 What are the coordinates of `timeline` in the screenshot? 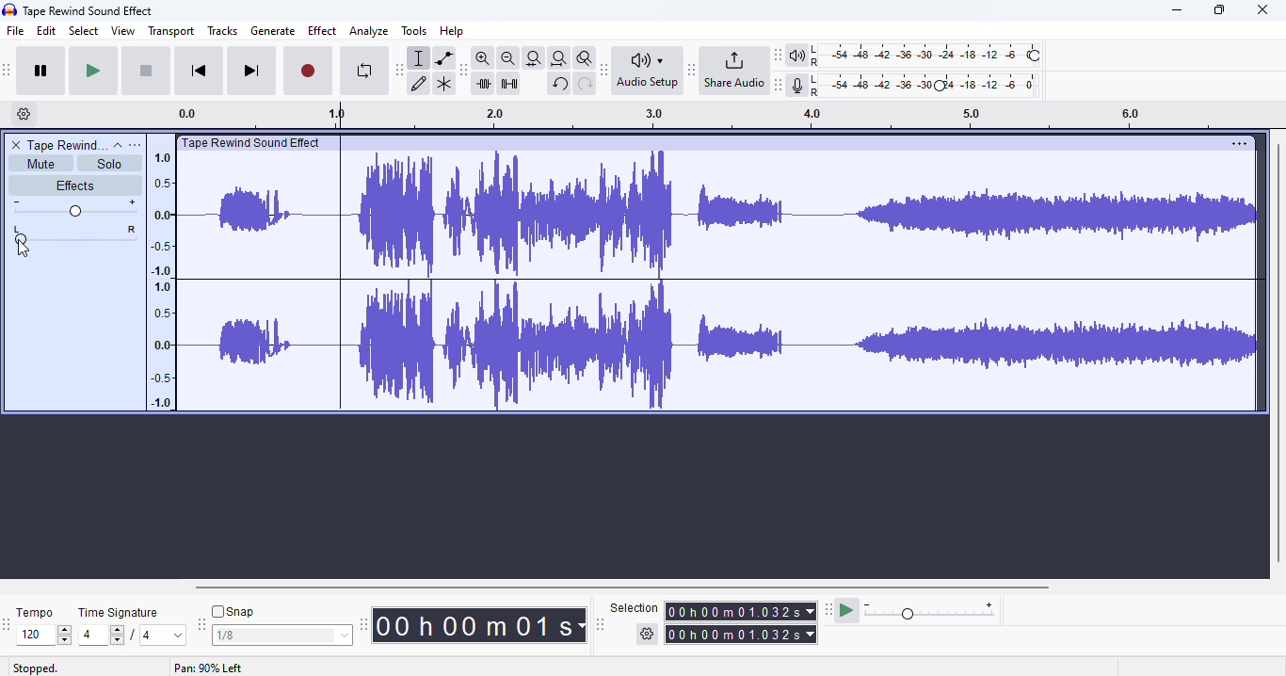 It's located at (160, 279).